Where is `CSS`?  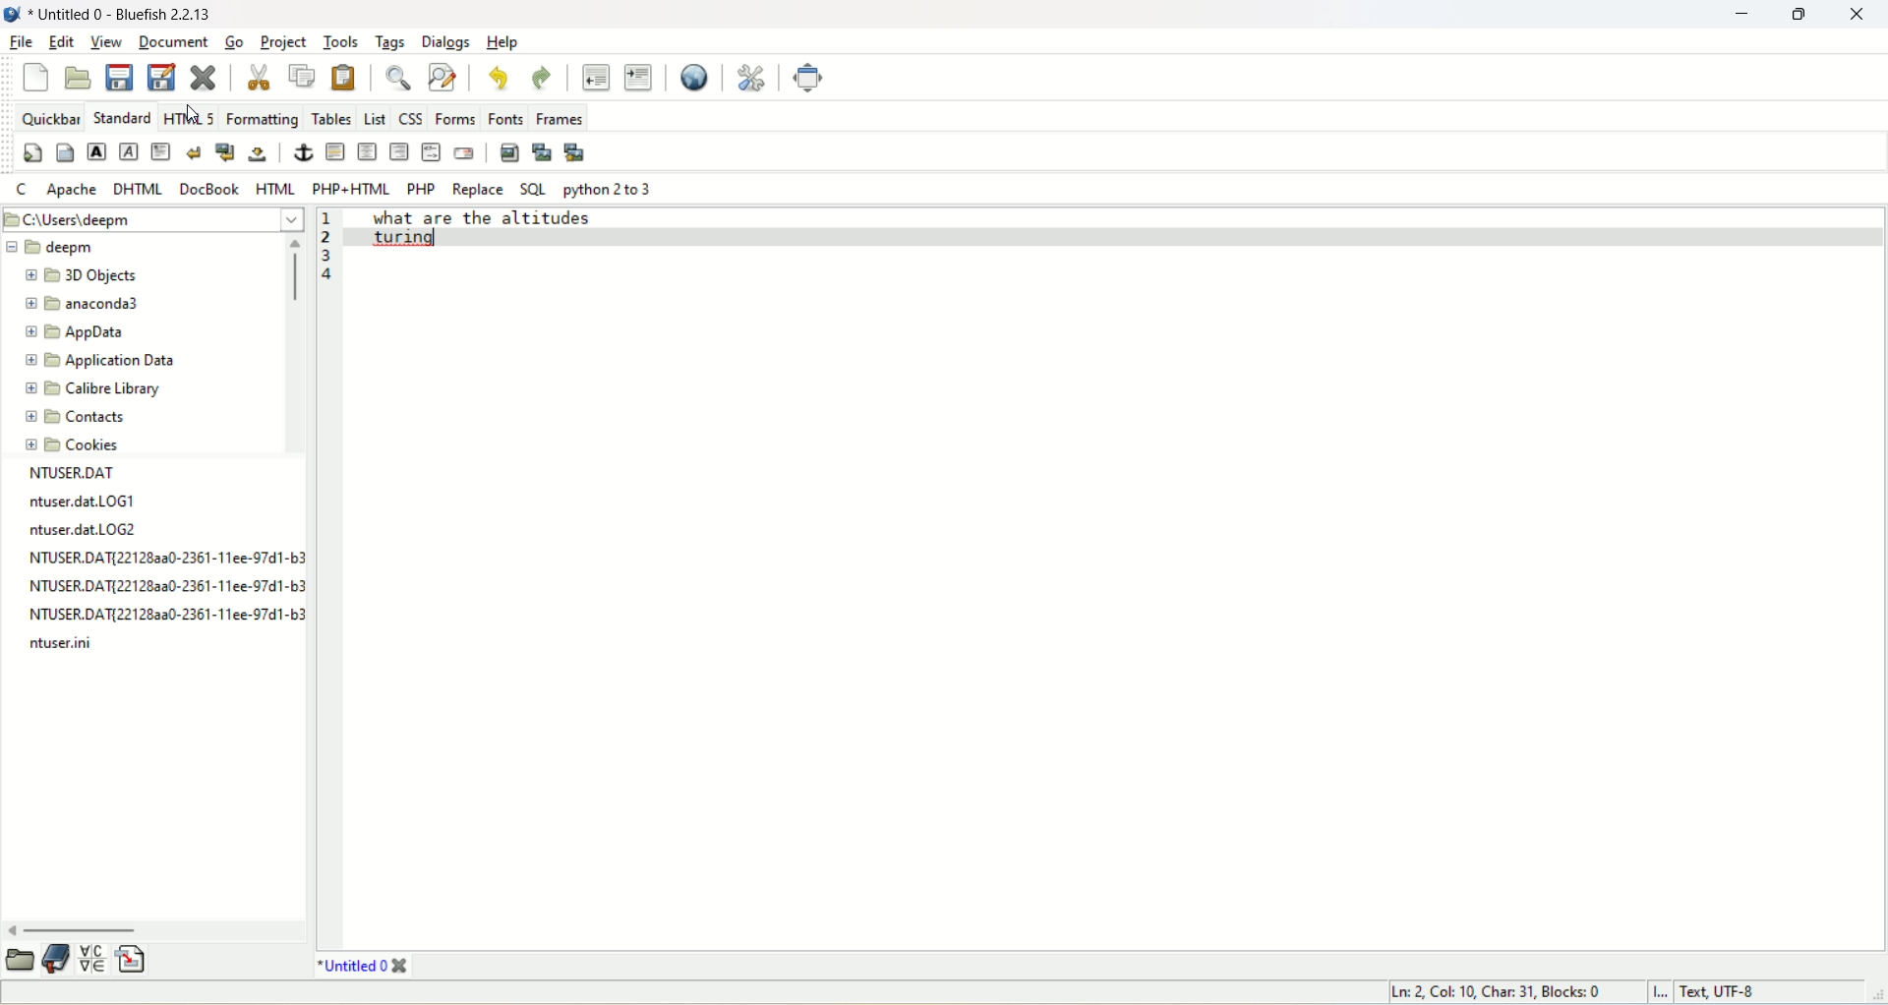
CSS is located at coordinates (410, 118).